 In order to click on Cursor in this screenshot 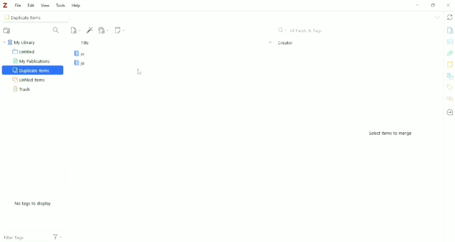, I will do `click(140, 72)`.